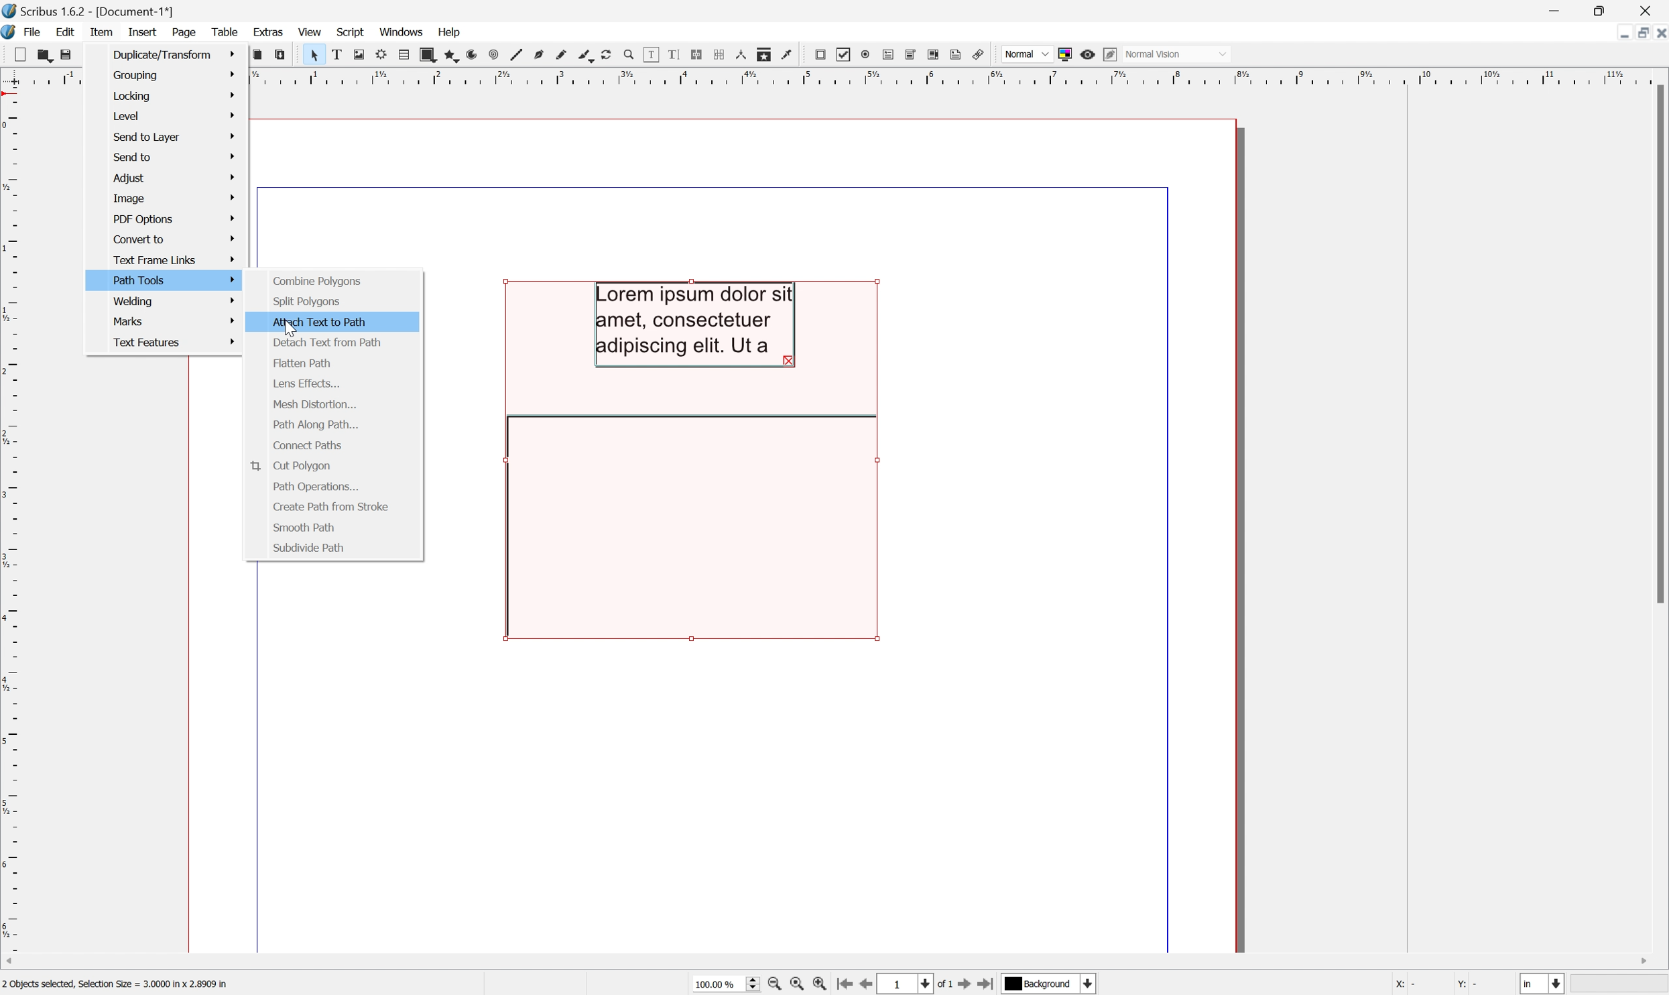 This screenshot has height=995, width=1669. I want to click on Script, so click(351, 30).